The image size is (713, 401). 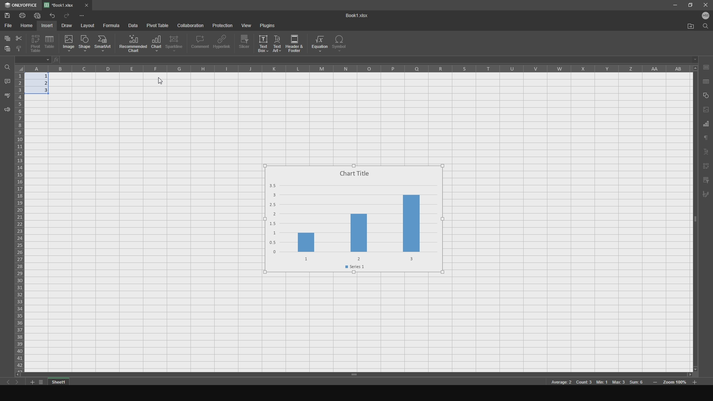 What do you see at coordinates (689, 6) in the screenshot?
I see `maxiize` at bounding box center [689, 6].